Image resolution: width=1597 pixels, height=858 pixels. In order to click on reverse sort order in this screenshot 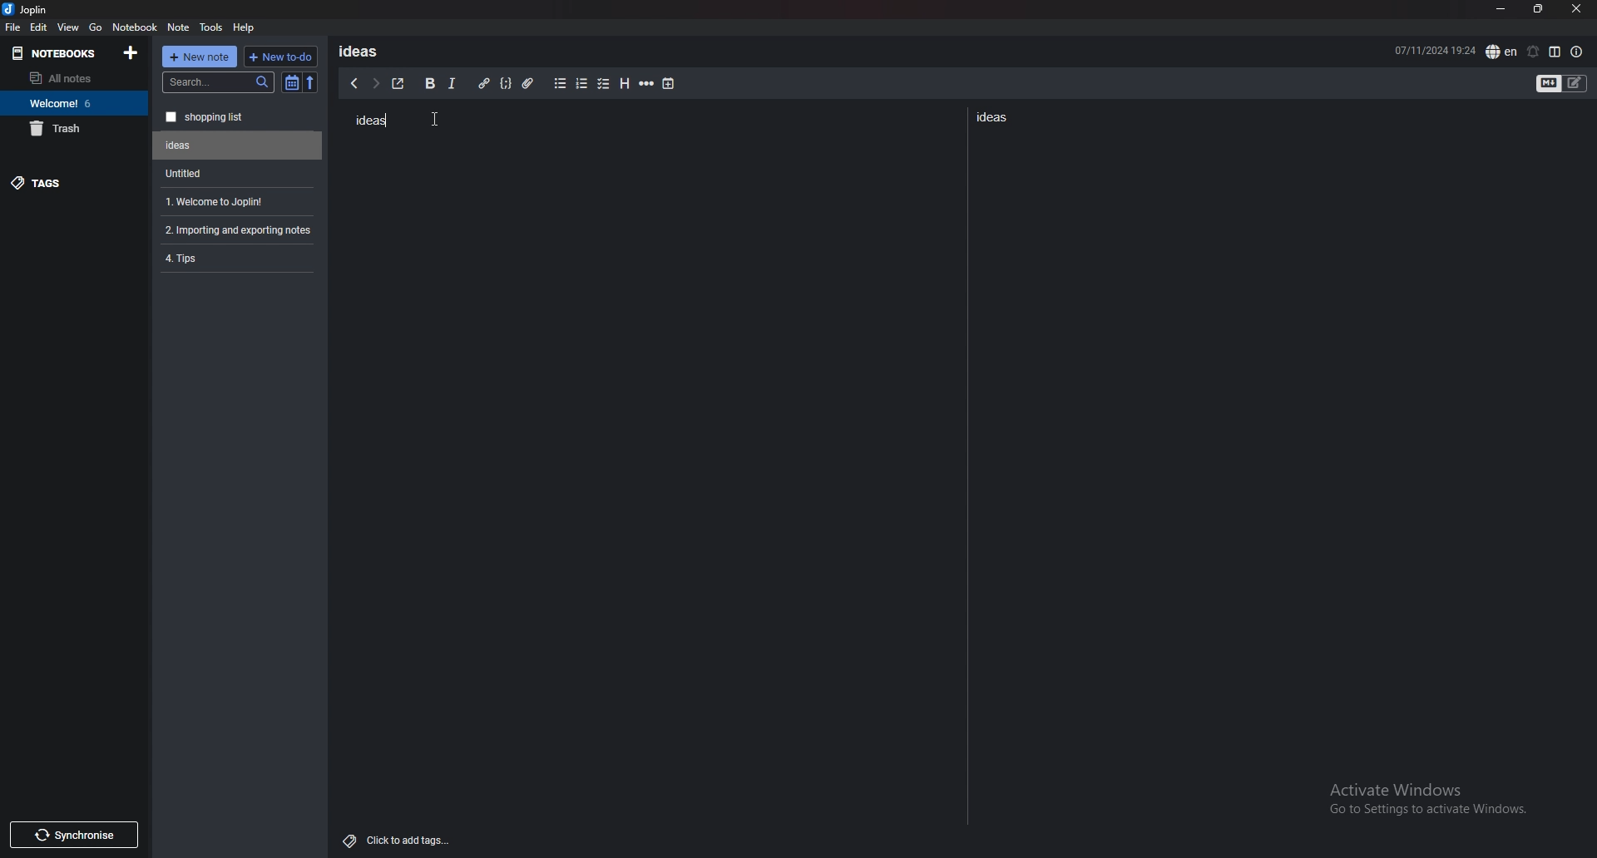, I will do `click(310, 83)`.